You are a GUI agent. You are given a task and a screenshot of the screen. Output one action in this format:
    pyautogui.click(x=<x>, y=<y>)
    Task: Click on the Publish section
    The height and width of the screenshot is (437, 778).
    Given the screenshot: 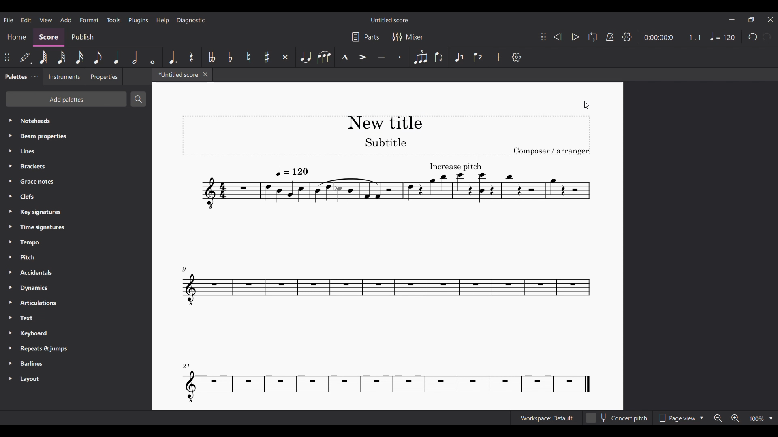 What is the action you would take?
    pyautogui.click(x=82, y=37)
    